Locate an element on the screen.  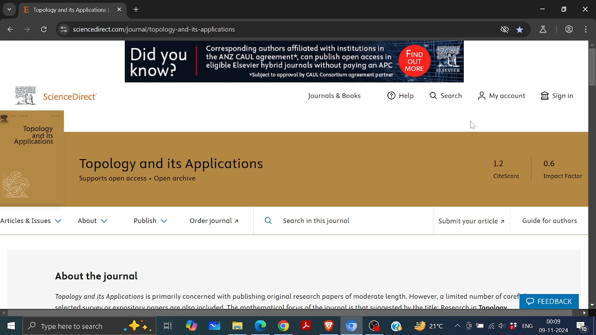
Task View is located at coordinates (167, 325).